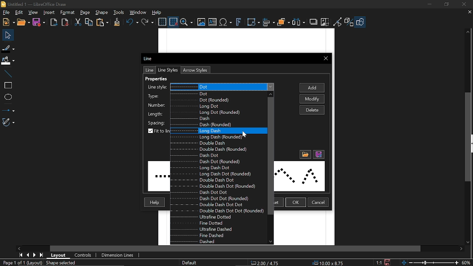 The image size is (473, 266). I want to click on Shadow, so click(313, 22).